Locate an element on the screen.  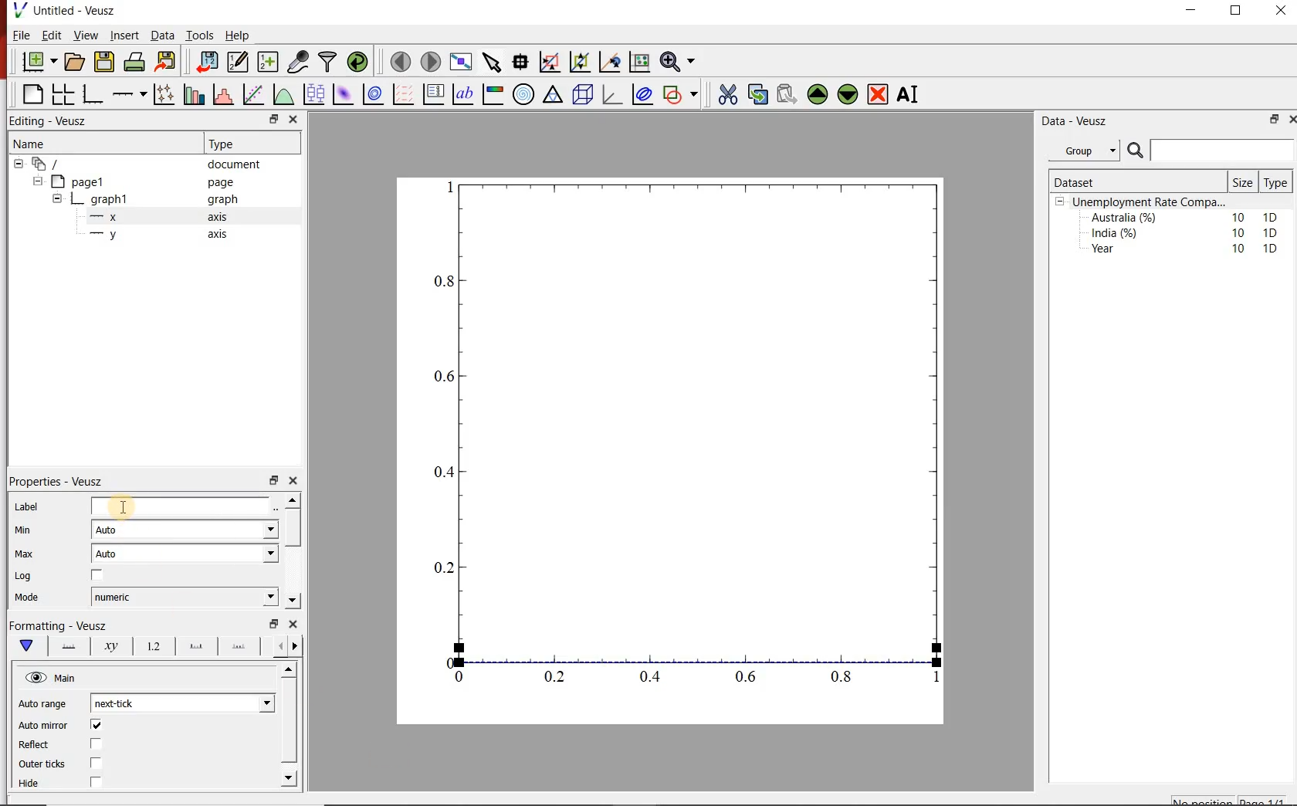
close is located at coordinates (1292, 118).